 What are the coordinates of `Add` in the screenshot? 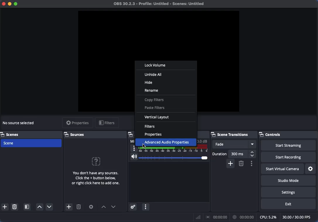 It's located at (230, 163).